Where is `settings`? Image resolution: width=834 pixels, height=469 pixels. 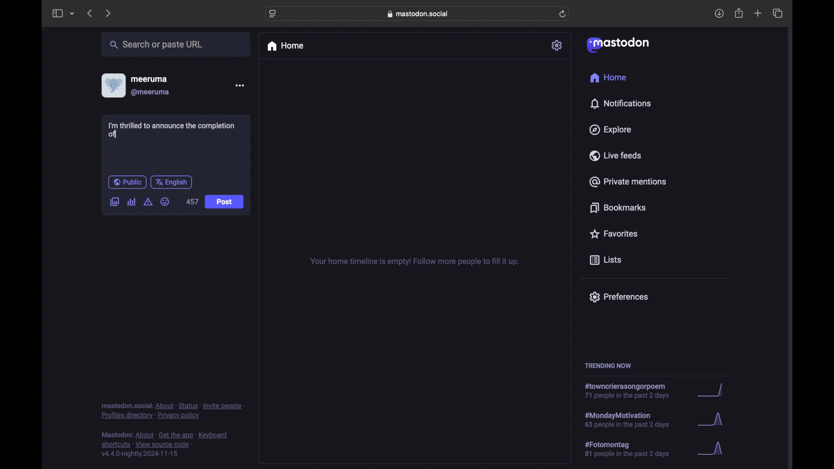
settings is located at coordinates (557, 45).